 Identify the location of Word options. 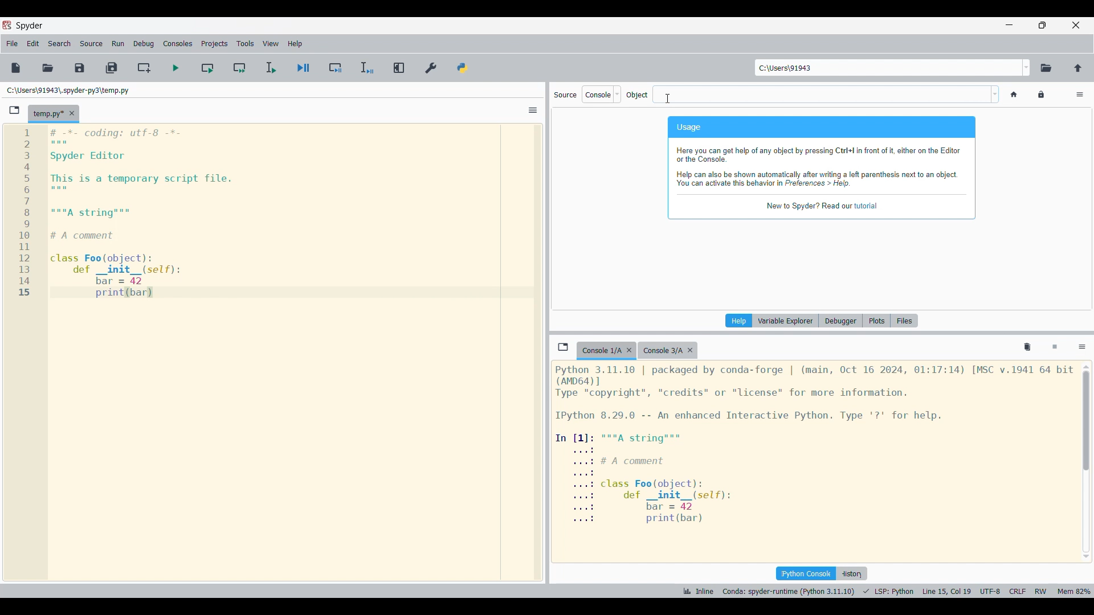
(995, 94).